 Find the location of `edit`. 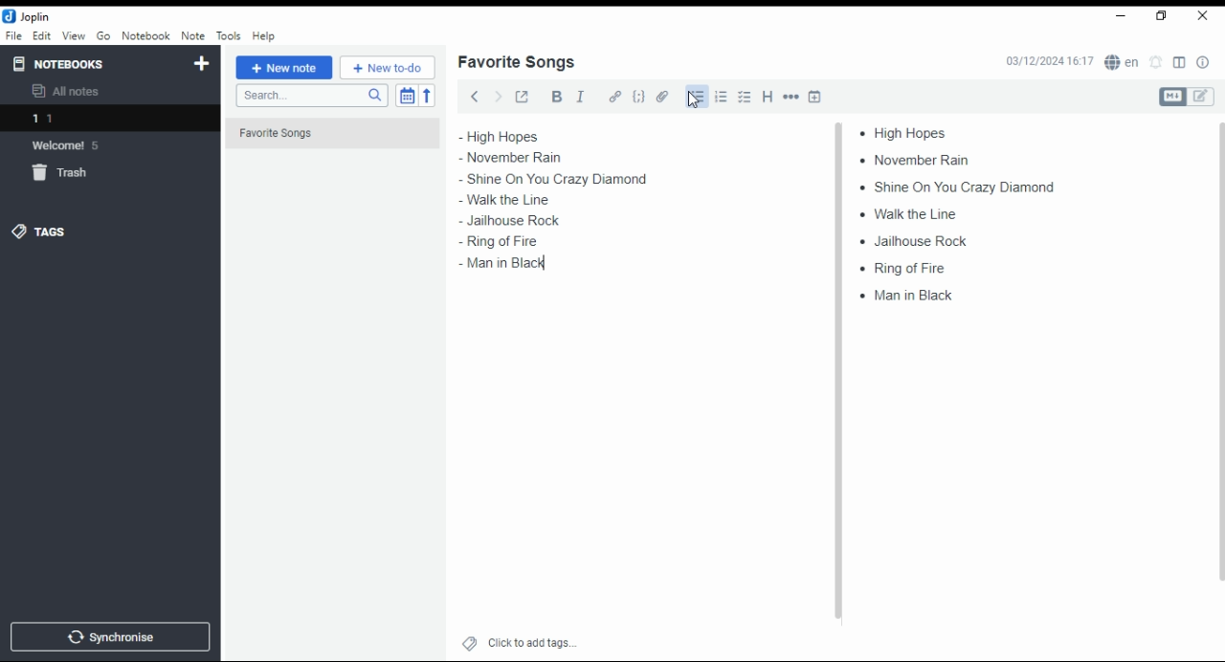

edit is located at coordinates (41, 34).